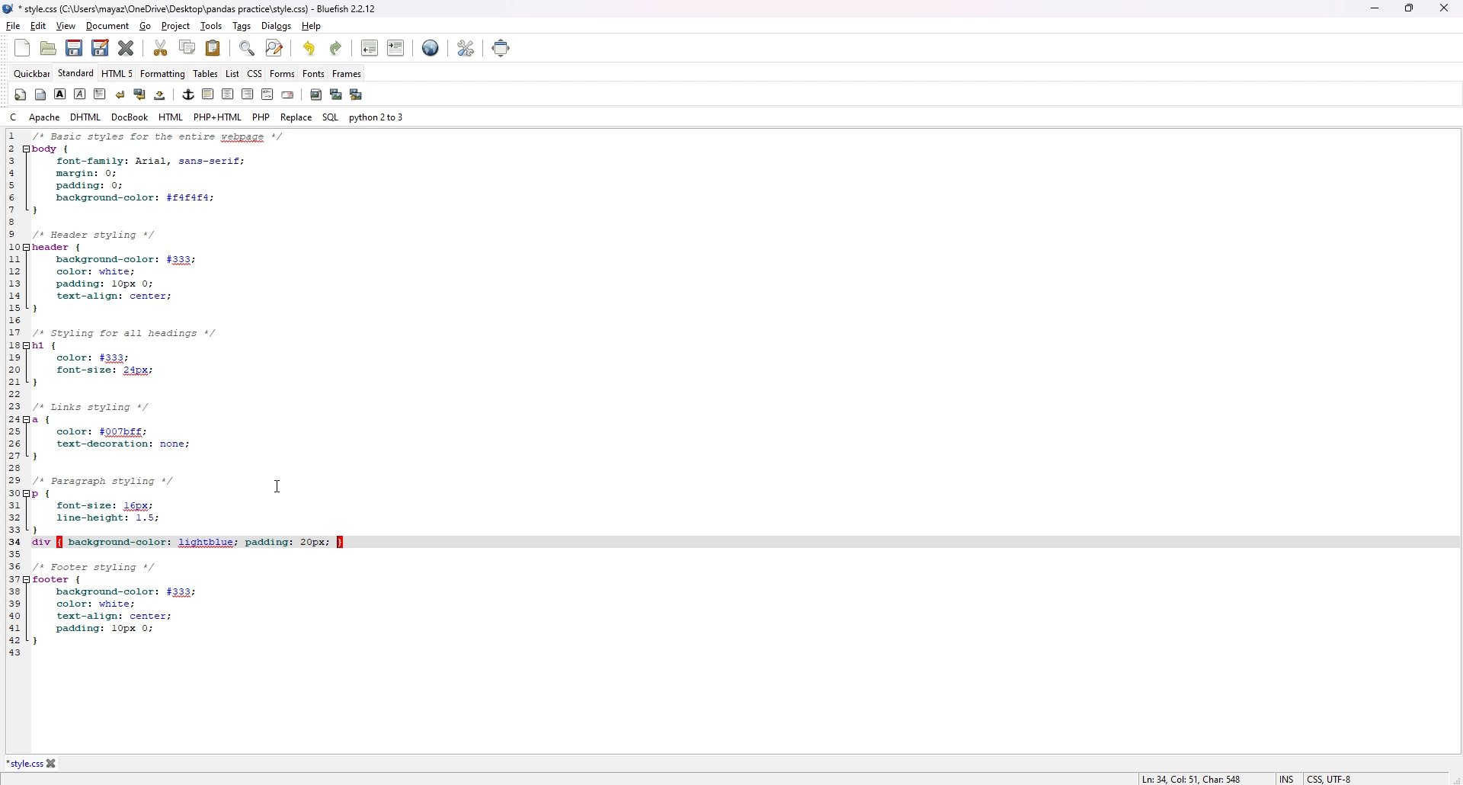 The width and height of the screenshot is (1463, 785). I want to click on preview in browser, so click(430, 49).